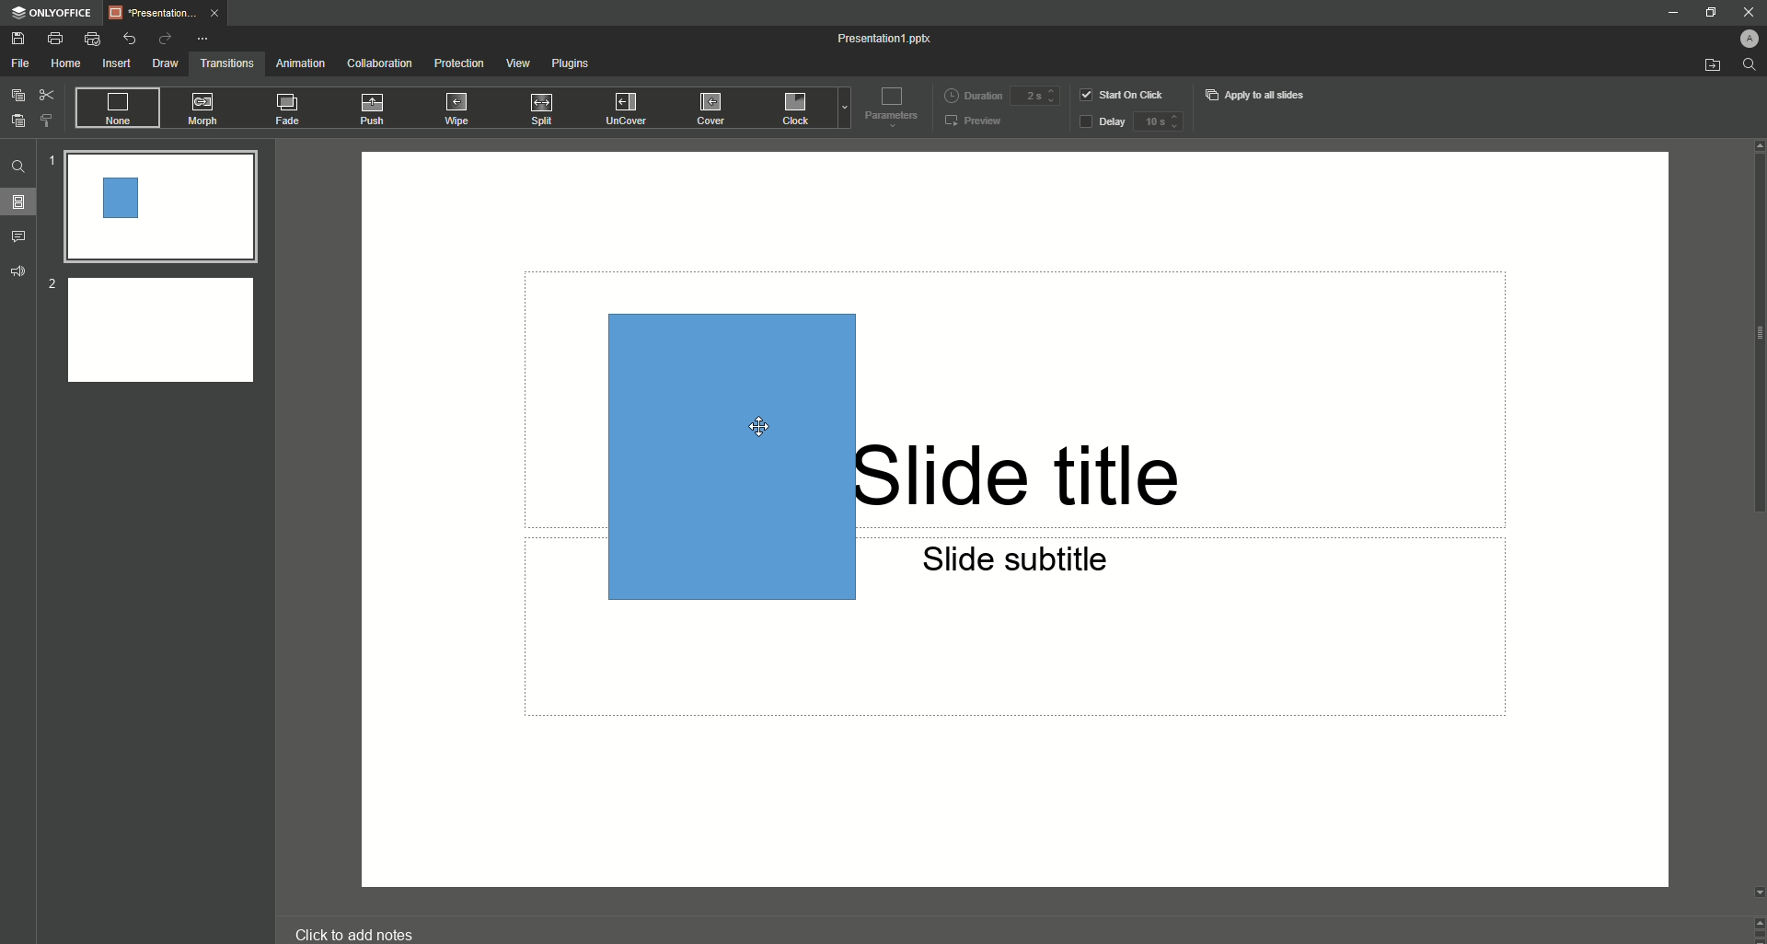 The width and height of the screenshot is (1767, 944). Describe the element at coordinates (888, 40) in the screenshot. I see `Presentation 1` at that location.